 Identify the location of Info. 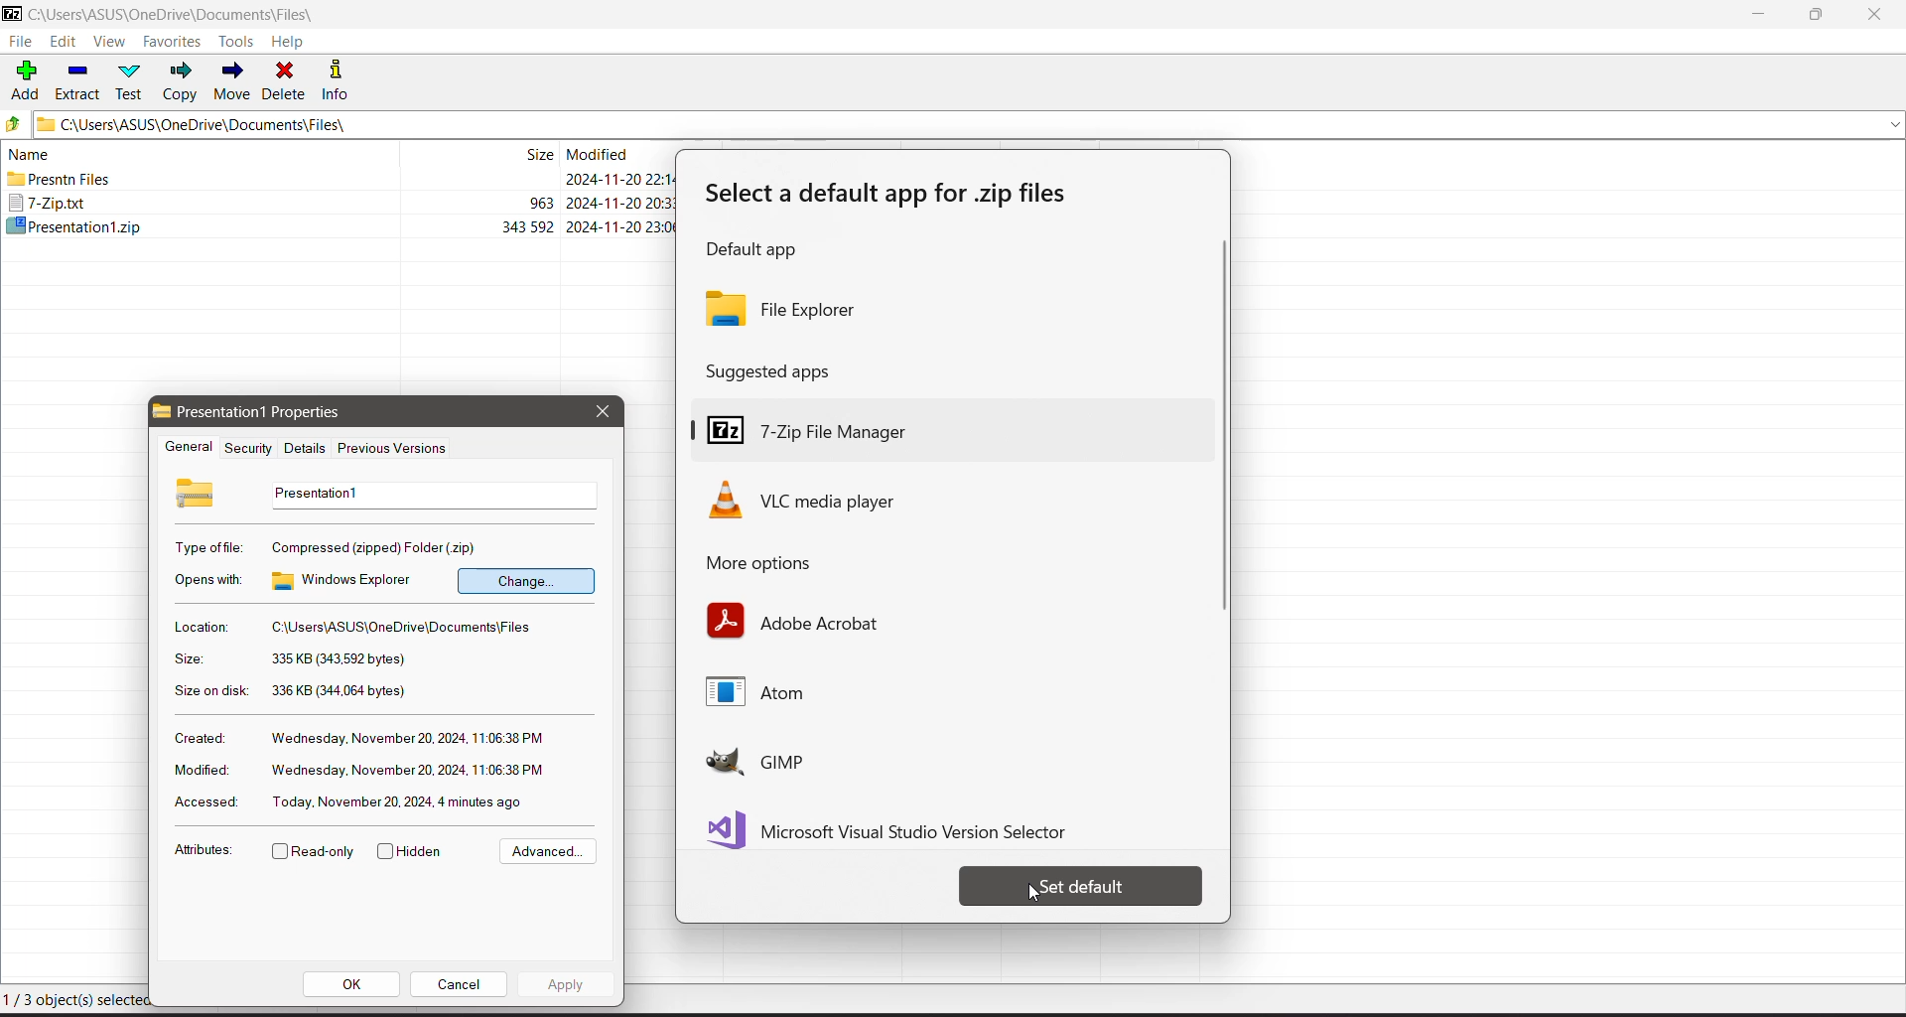
(342, 79).